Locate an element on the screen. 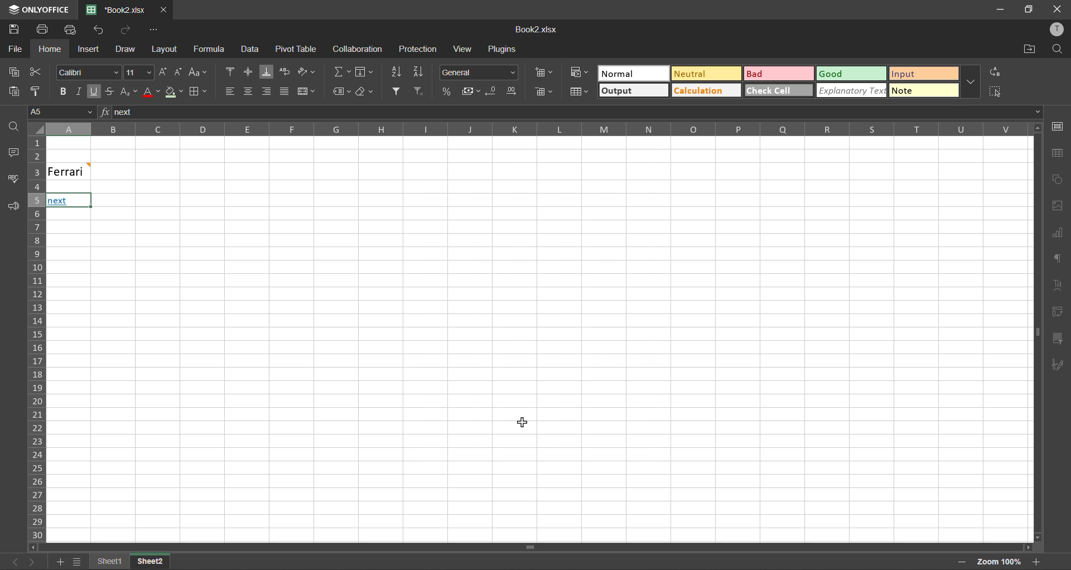 The height and width of the screenshot is (570, 1071). borders is located at coordinates (197, 92).